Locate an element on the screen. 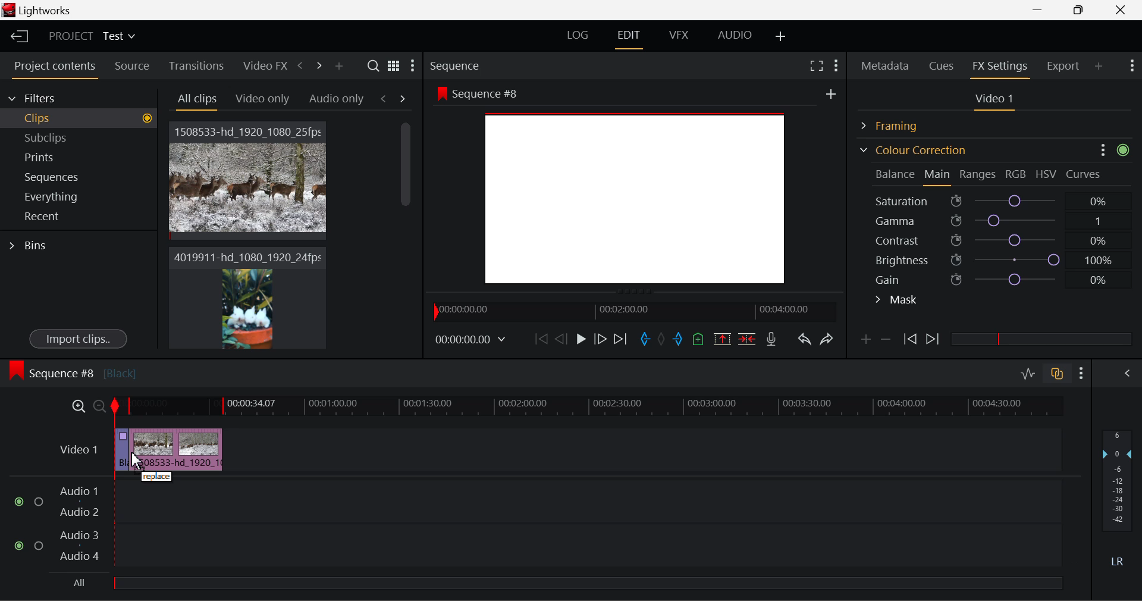  Previous keyframe is located at coordinates (909, 340).